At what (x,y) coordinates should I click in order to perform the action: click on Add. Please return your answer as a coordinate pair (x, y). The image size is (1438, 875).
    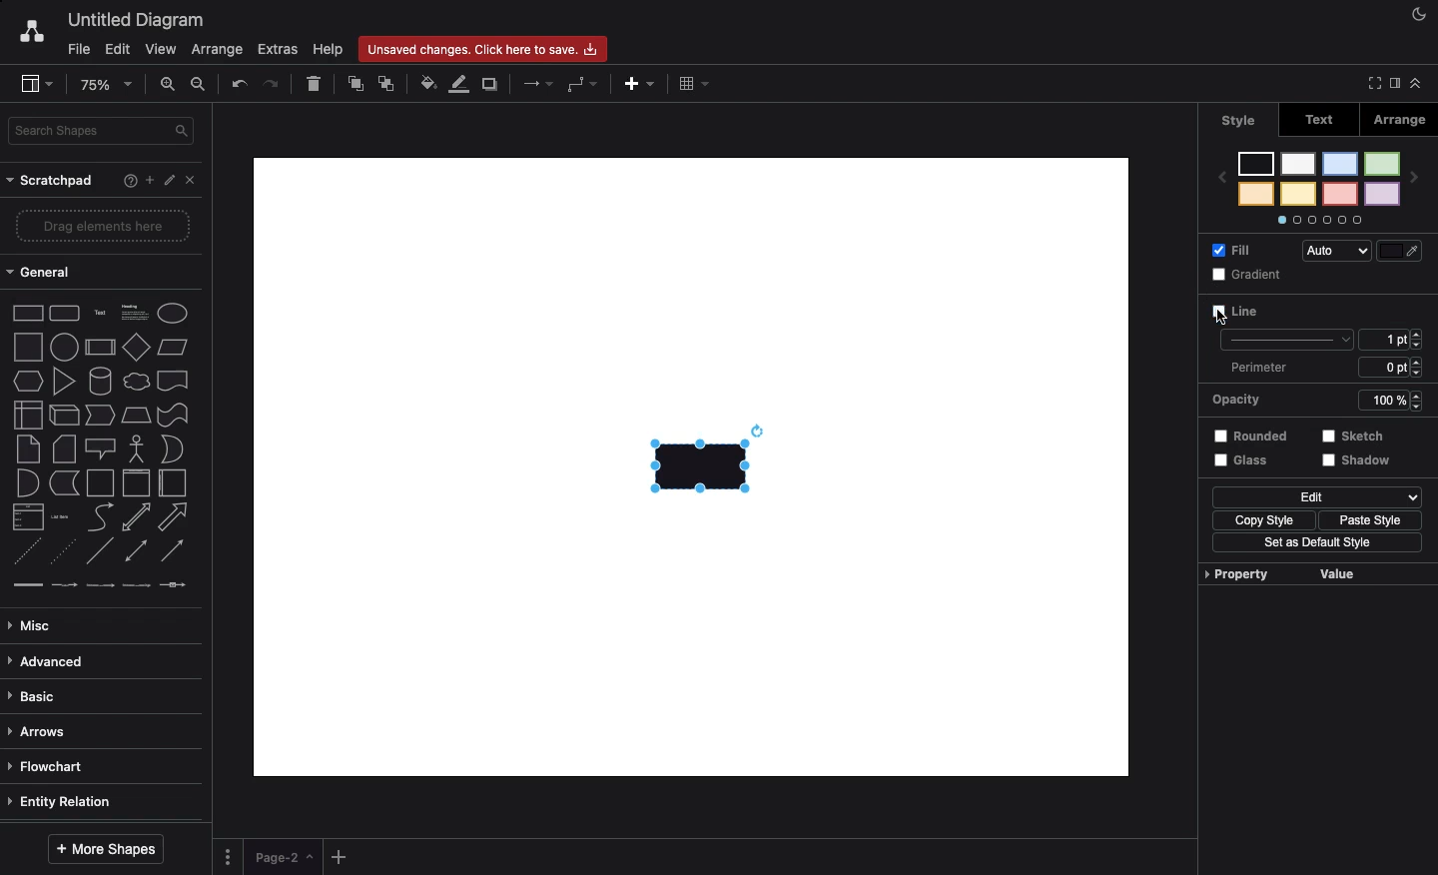
    Looking at the image, I should click on (148, 180).